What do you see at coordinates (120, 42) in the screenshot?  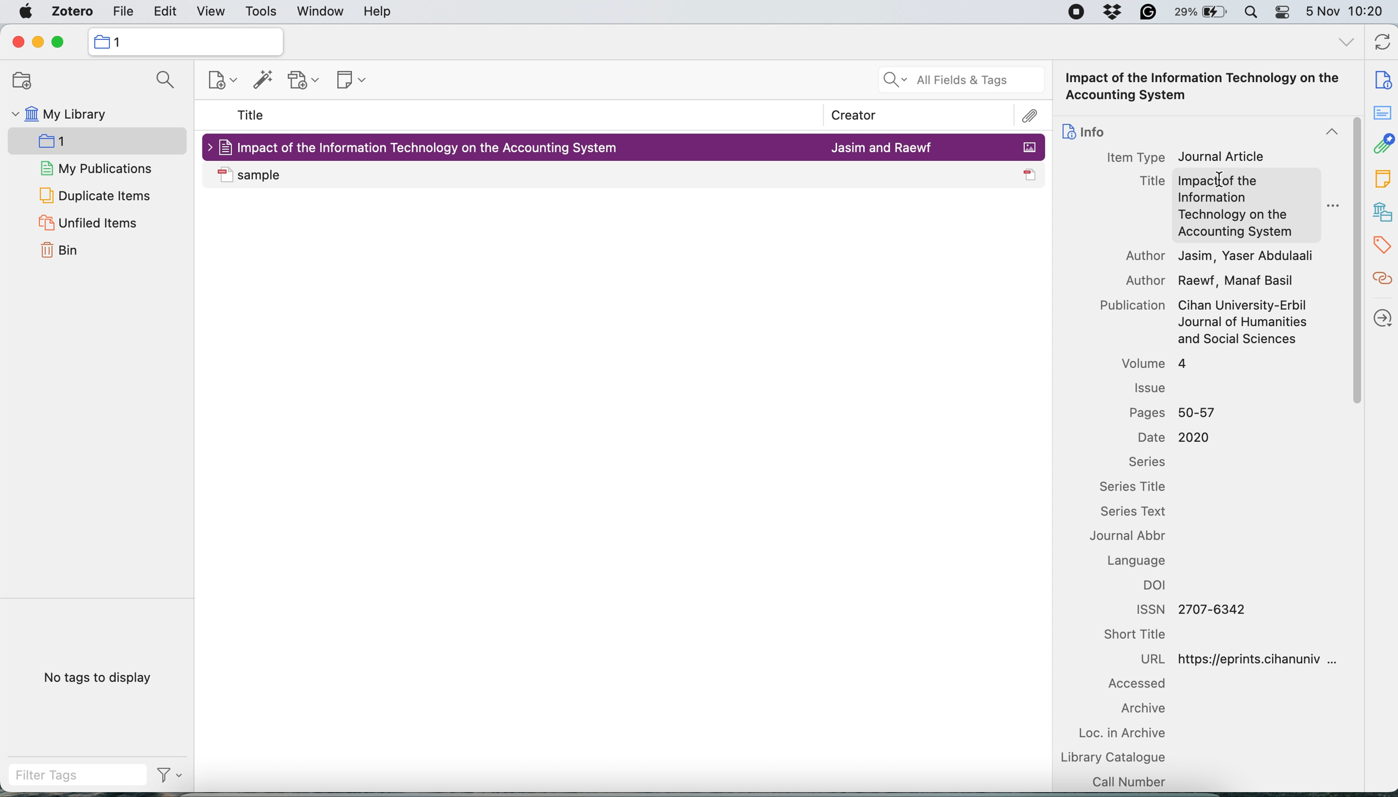 I see `collection` at bounding box center [120, 42].